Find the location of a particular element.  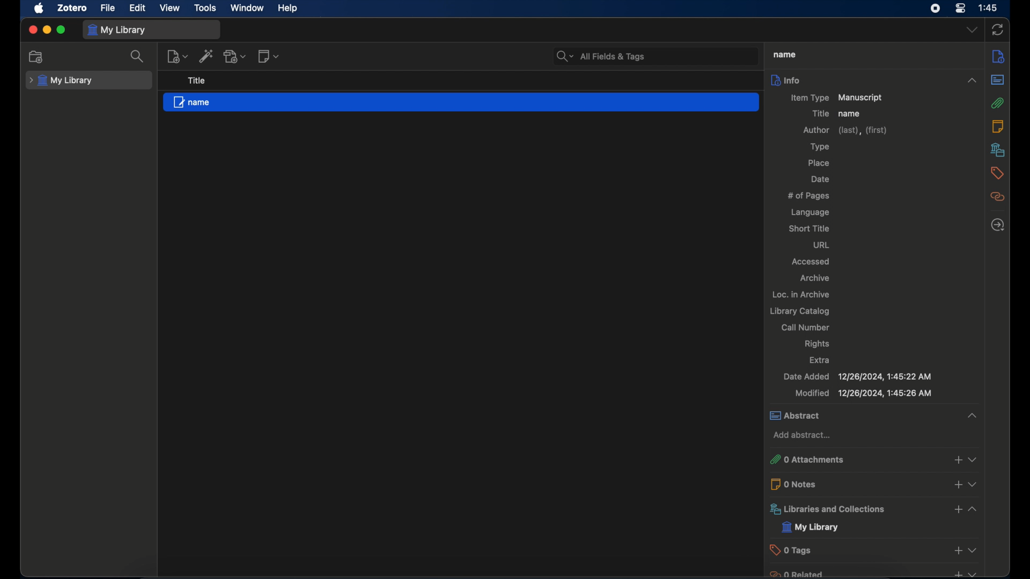

date is located at coordinates (821, 180).